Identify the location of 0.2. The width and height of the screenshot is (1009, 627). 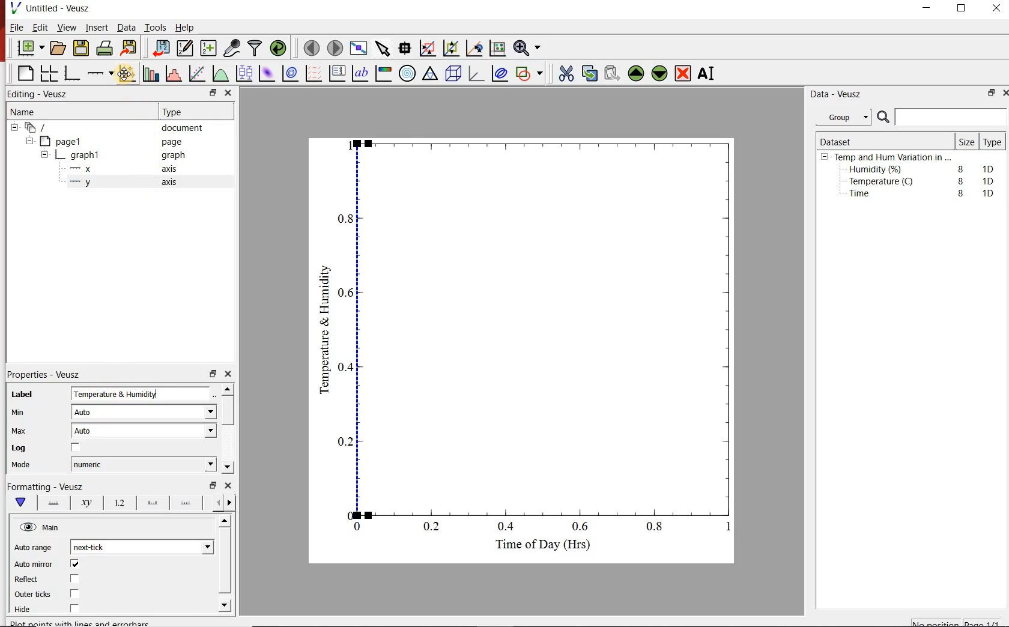
(344, 441).